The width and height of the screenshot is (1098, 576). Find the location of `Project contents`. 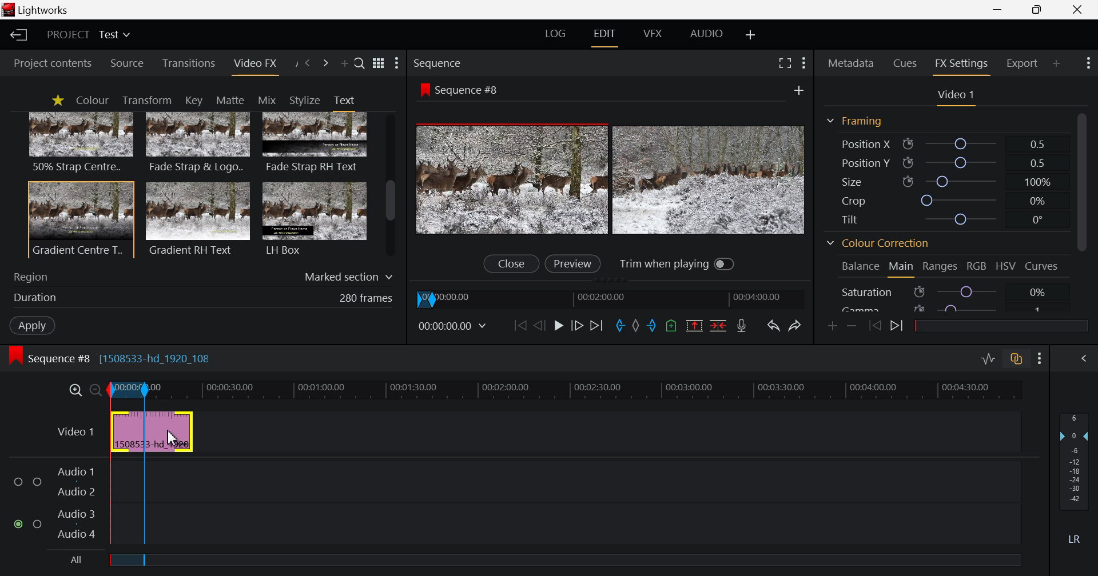

Project contents is located at coordinates (51, 63).